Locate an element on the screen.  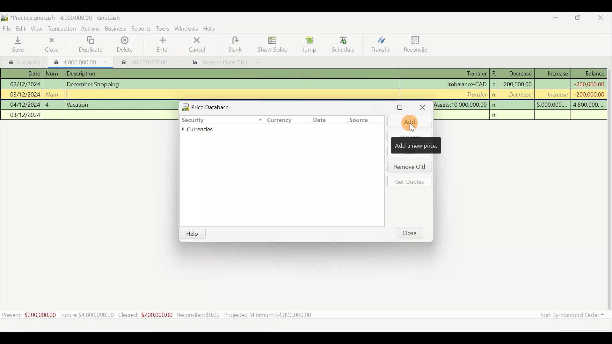
Business is located at coordinates (116, 29).